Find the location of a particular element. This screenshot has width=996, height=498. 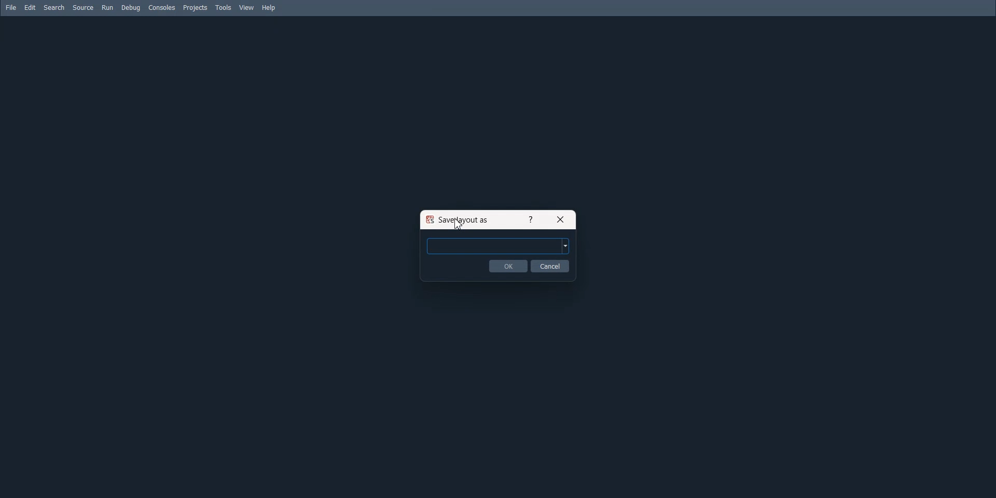

Help is located at coordinates (530, 219).